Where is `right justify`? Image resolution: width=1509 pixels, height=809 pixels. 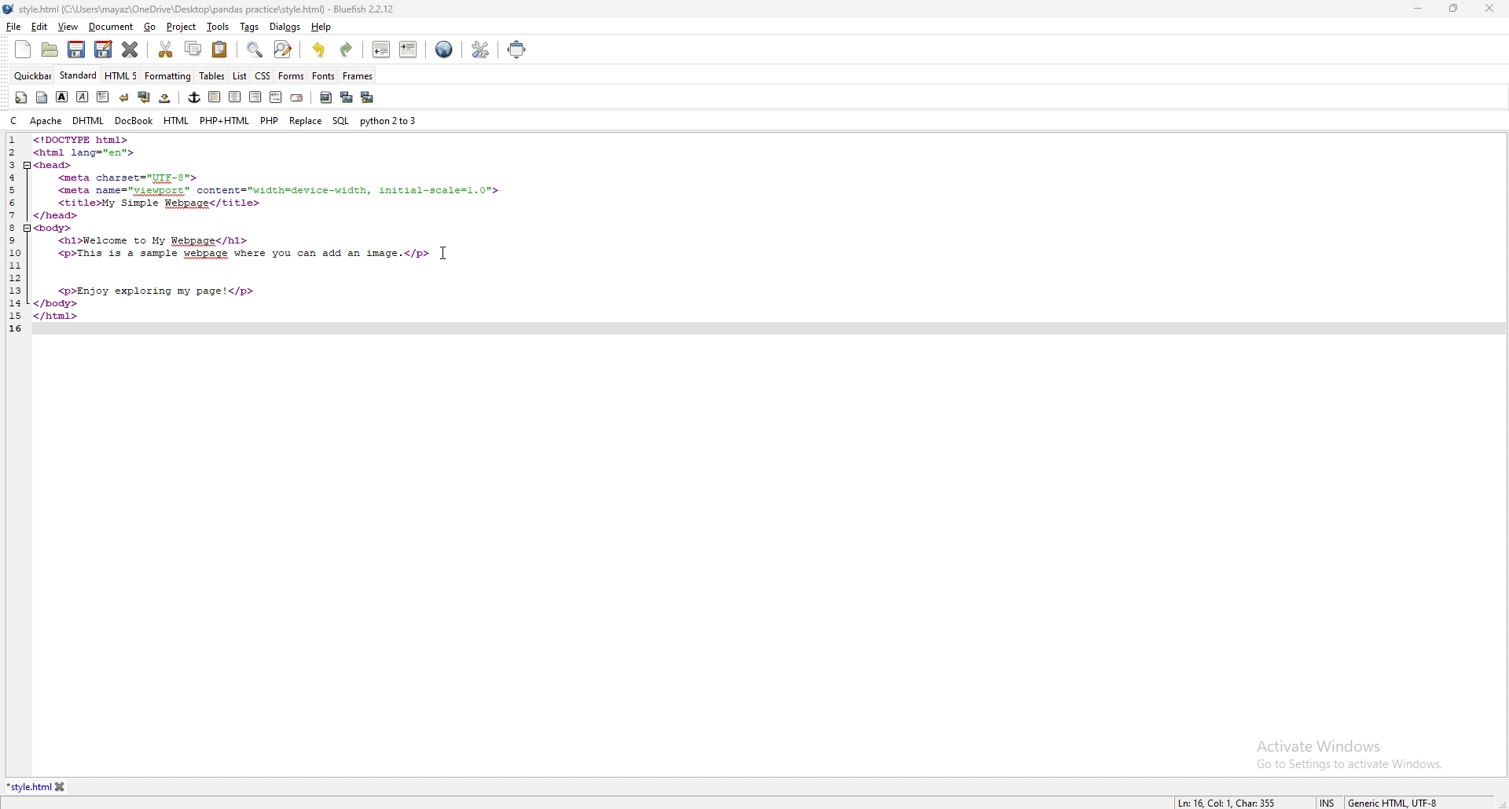 right justify is located at coordinates (256, 97).